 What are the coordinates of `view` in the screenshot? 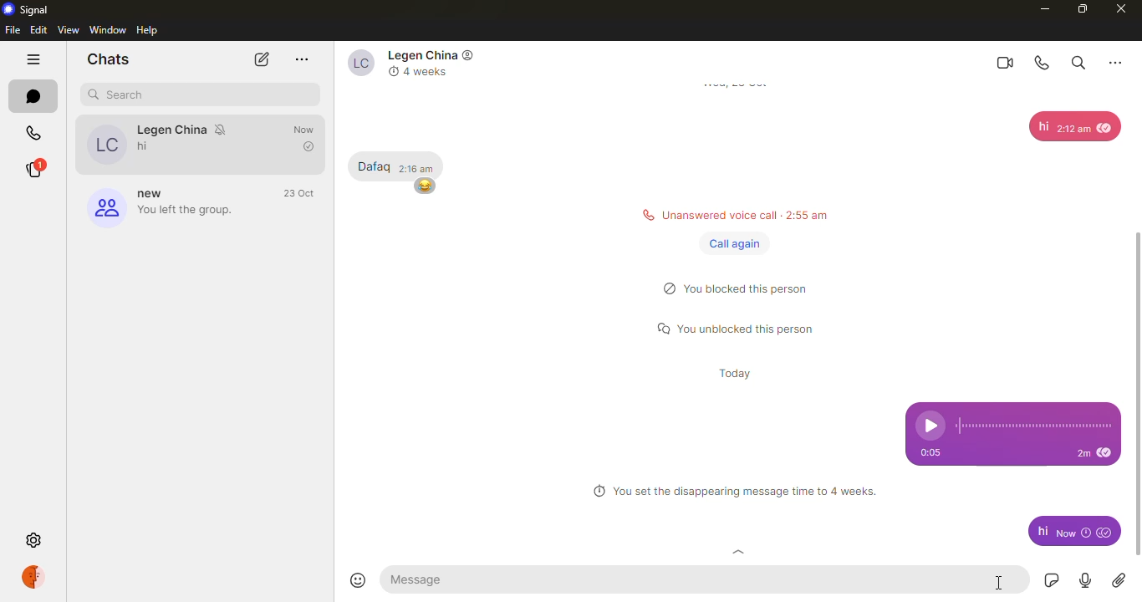 It's located at (69, 29).